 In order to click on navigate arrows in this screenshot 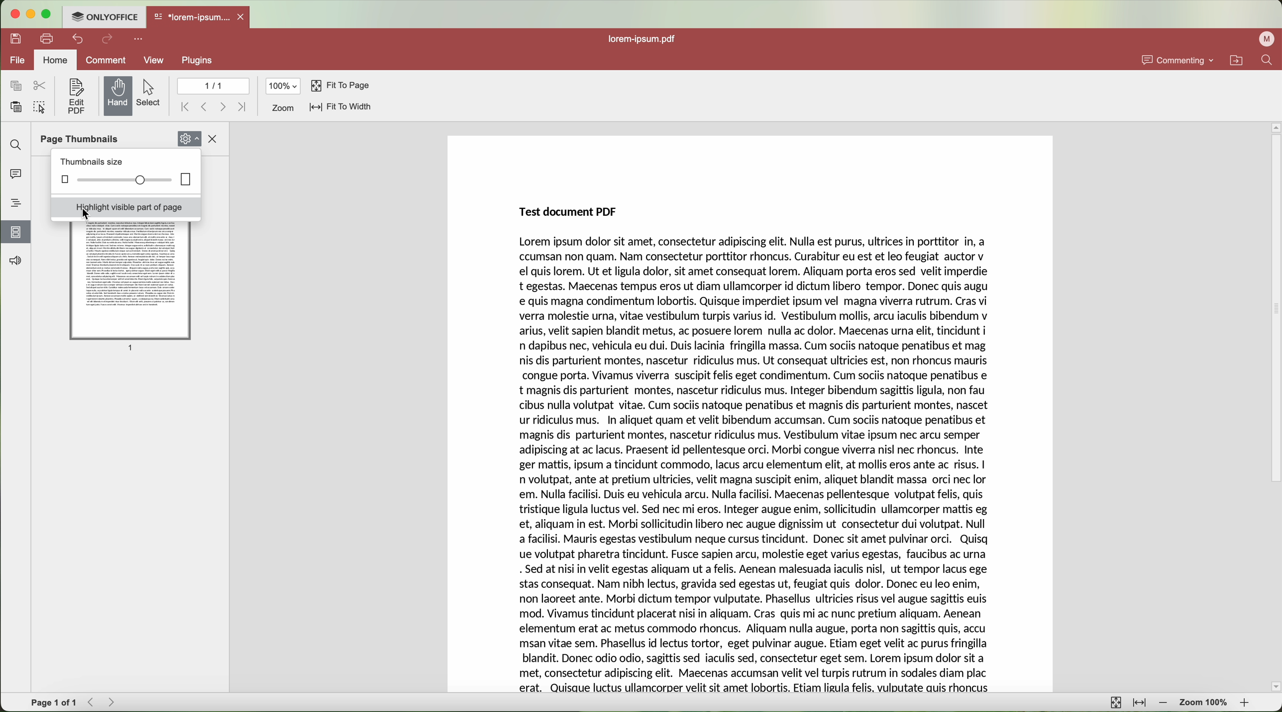, I will do `click(214, 107)`.